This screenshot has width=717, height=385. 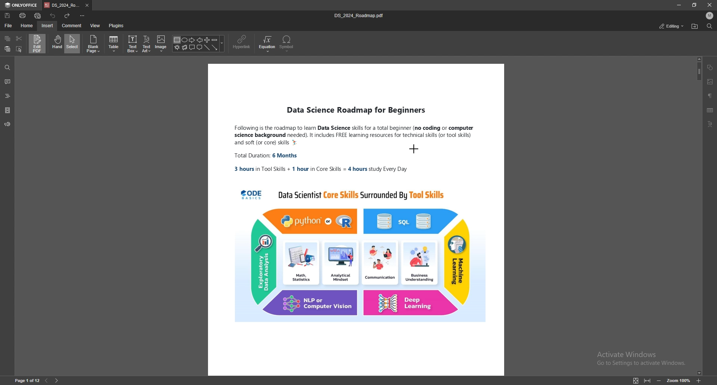 What do you see at coordinates (648, 381) in the screenshot?
I see `fit to width` at bounding box center [648, 381].